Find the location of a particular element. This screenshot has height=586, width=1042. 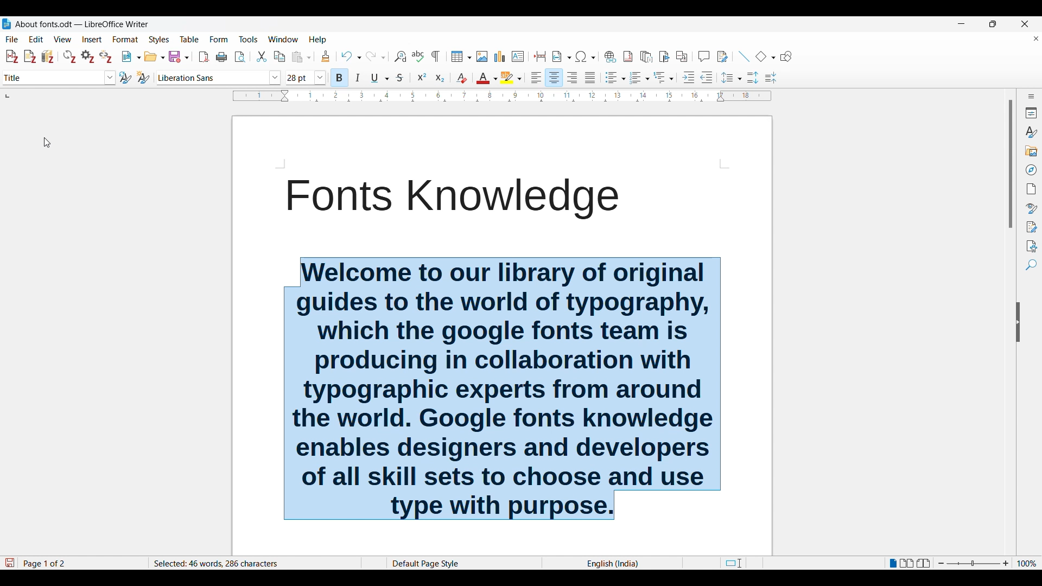

Manage changes is located at coordinates (1032, 227).